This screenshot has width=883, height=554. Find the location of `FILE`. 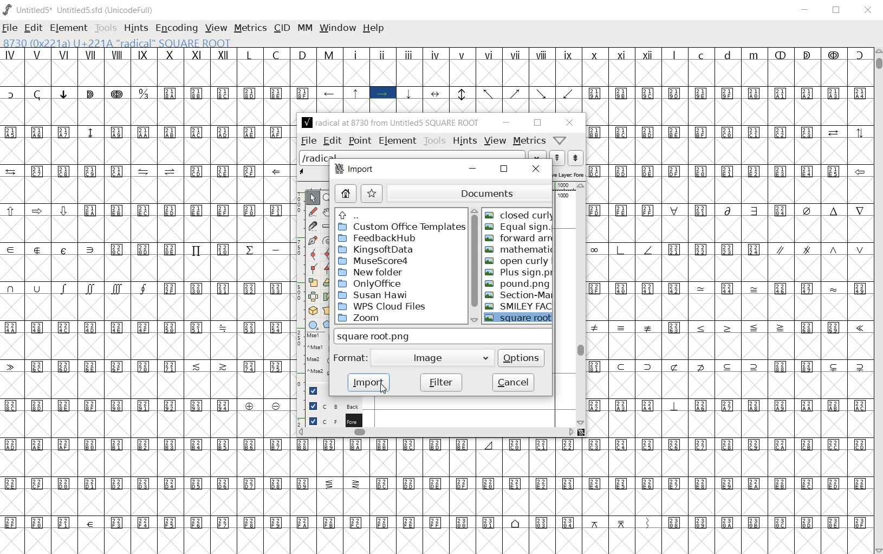

FILE is located at coordinates (10, 29).